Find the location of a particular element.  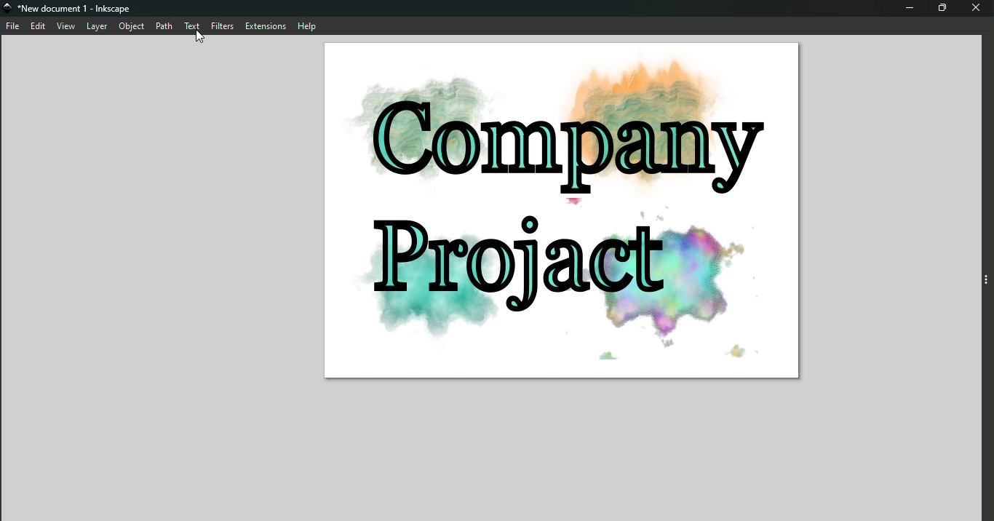

Maximize is located at coordinates (945, 9).